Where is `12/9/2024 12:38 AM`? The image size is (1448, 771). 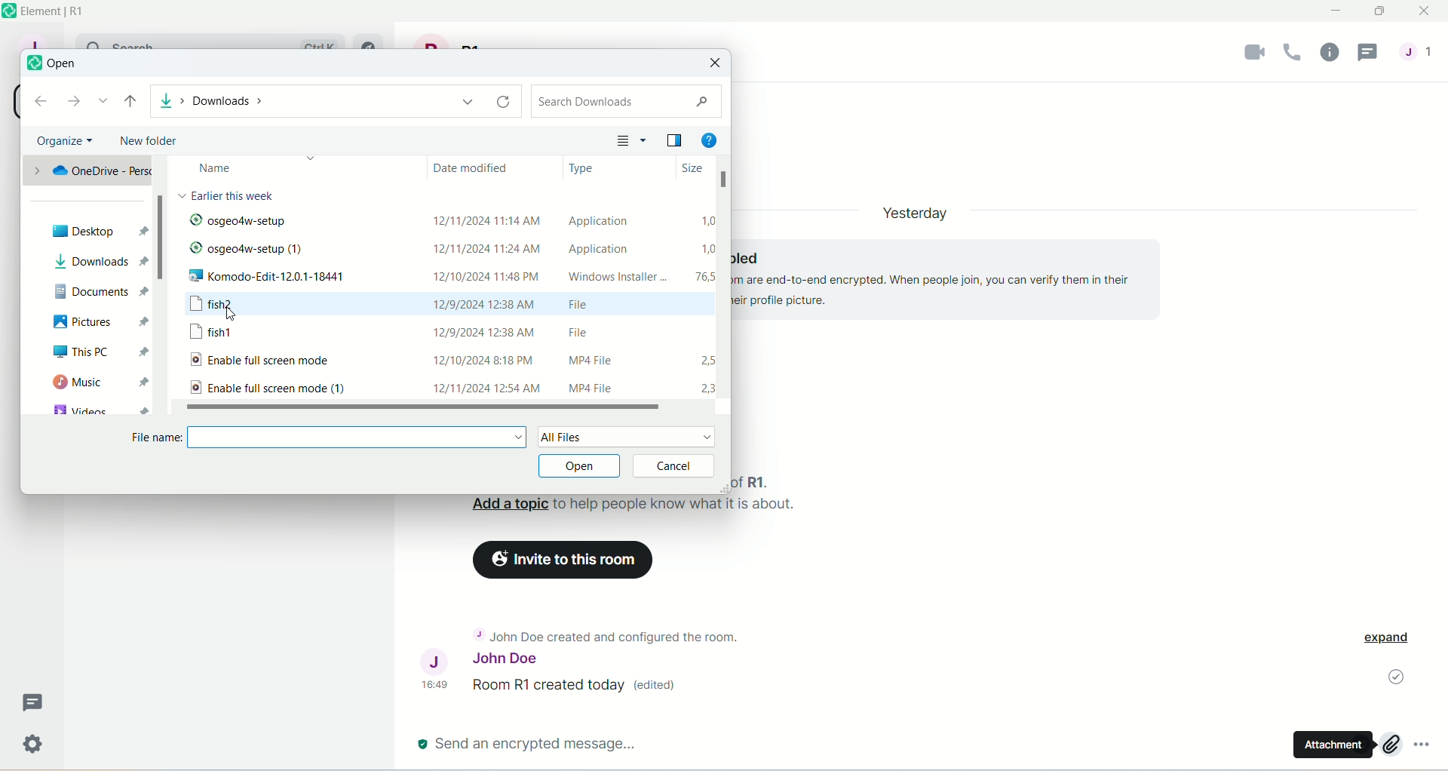
12/9/2024 12:38 AM is located at coordinates (485, 330).